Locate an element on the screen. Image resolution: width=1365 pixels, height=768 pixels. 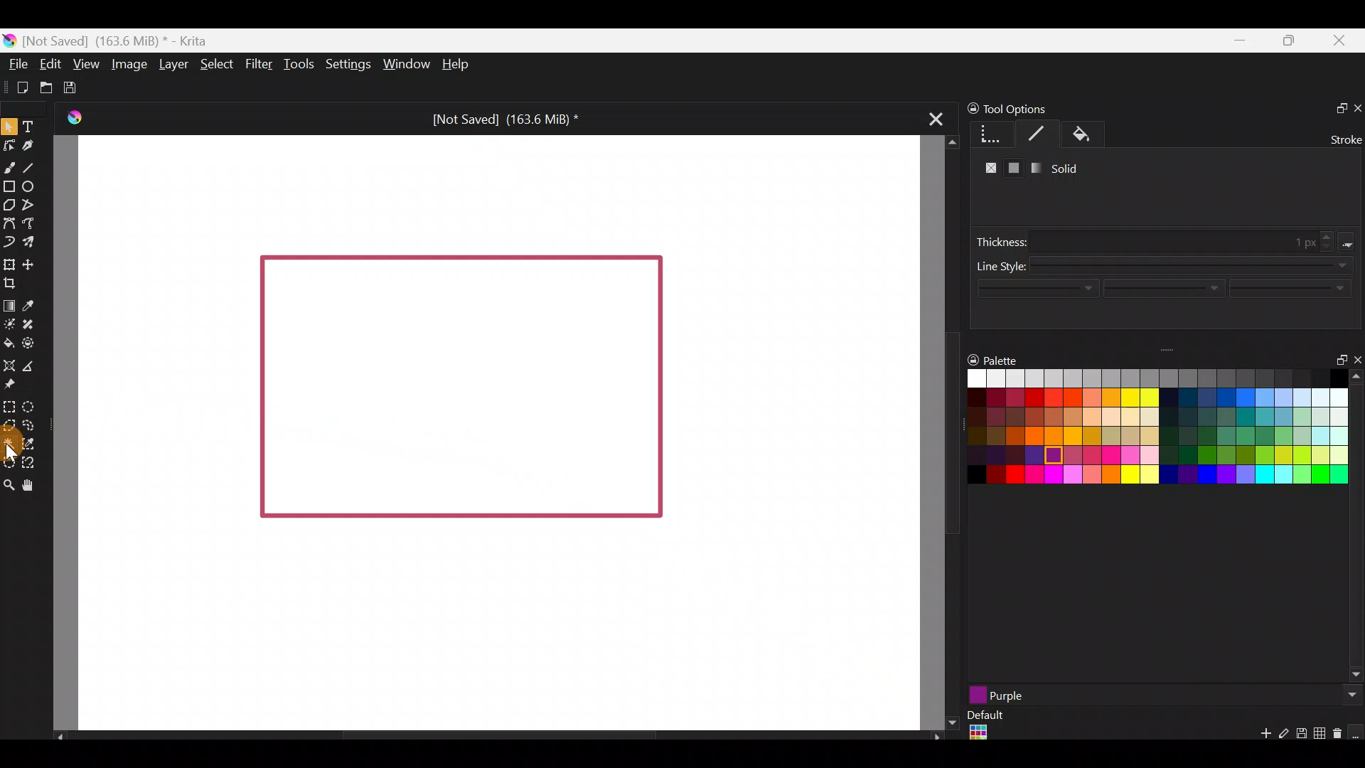
Lock the current palette is located at coordinates (1356, 732).